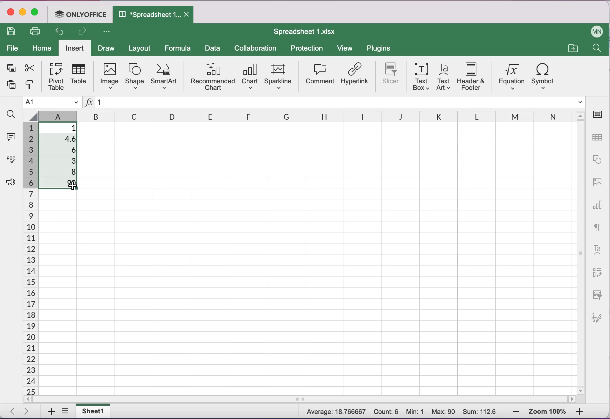 The width and height of the screenshot is (610, 419). I want to click on add sheets, so click(49, 411).